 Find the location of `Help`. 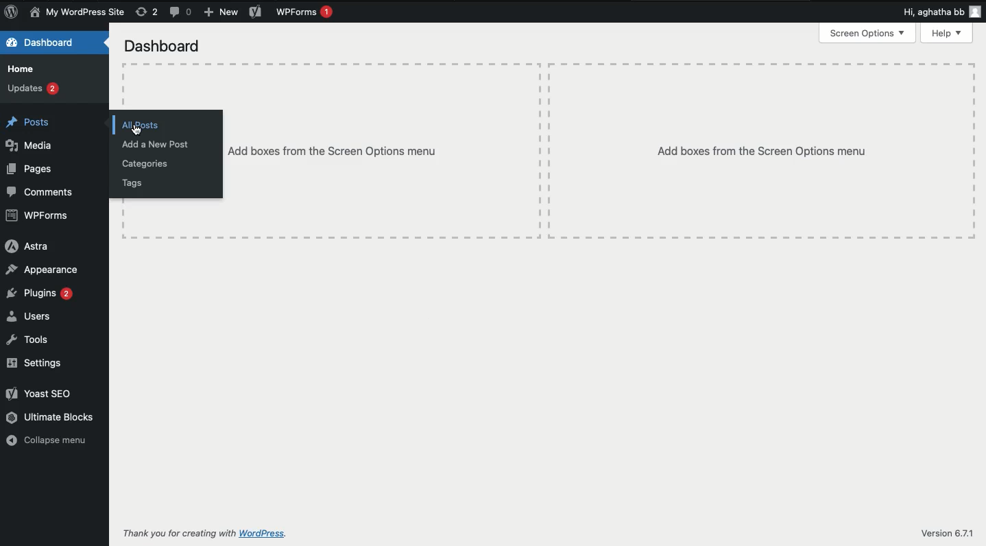

Help is located at coordinates (948, 34).